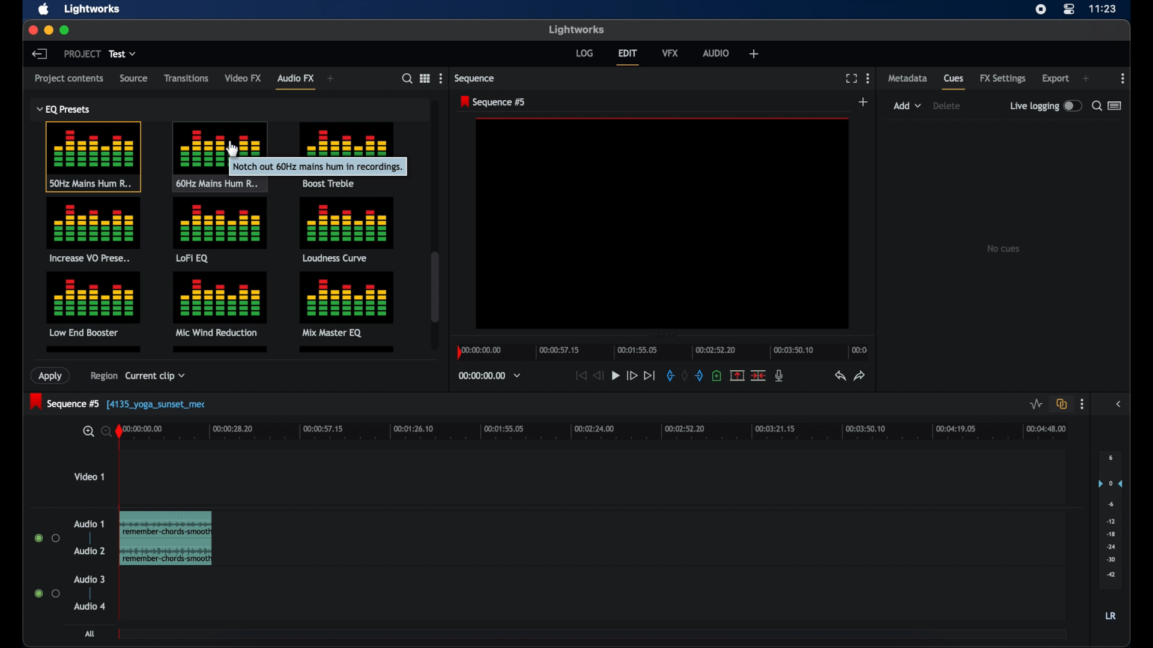 This screenshot has height=648, width=1153. Describe the element at coordinates (89, 550) in the screenshot. I see `audio 2` at that location.